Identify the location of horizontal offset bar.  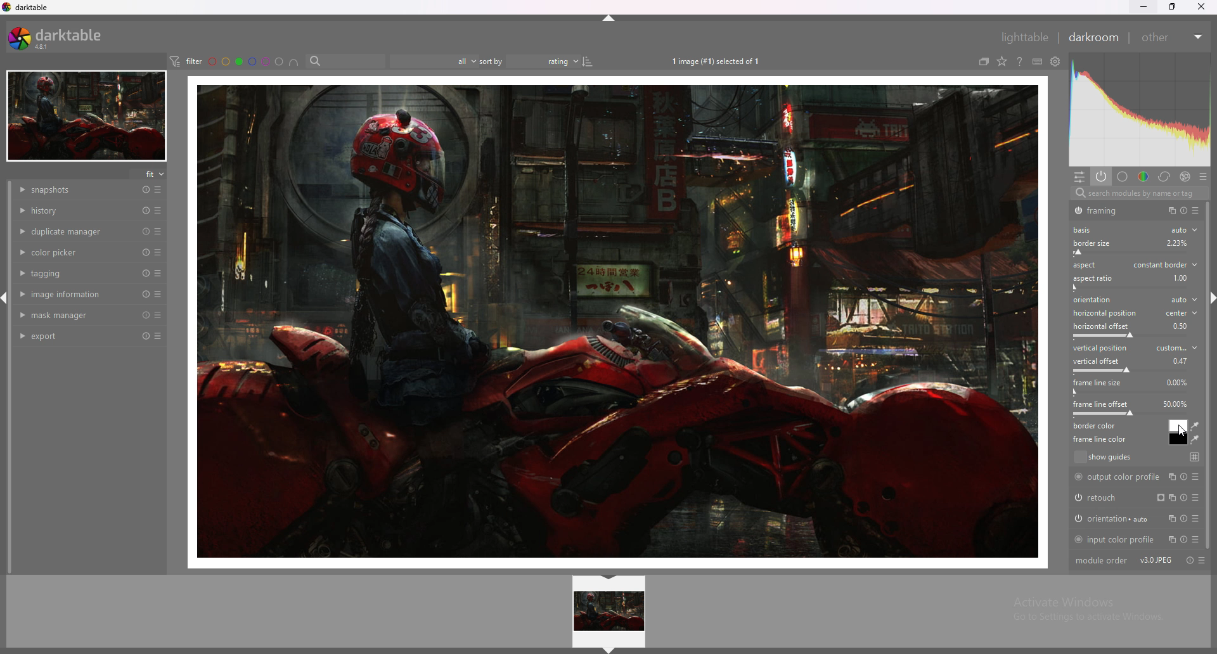
(1130, 335).